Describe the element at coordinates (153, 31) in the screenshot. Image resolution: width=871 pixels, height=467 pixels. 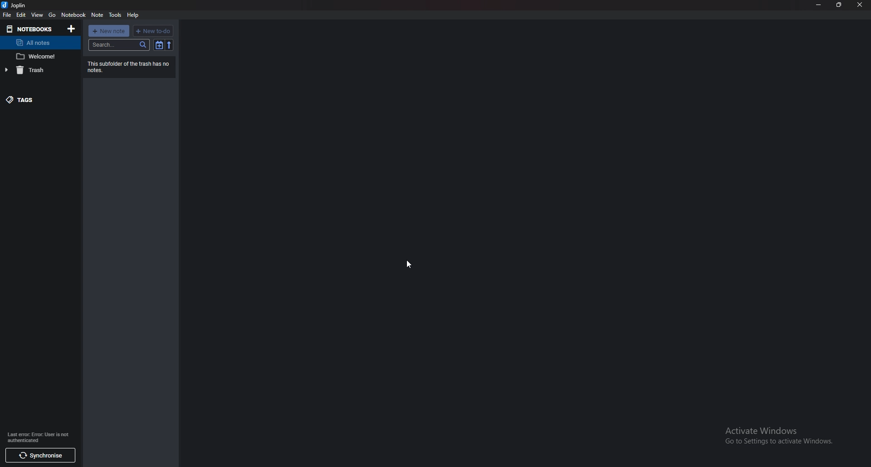
I see `new todo` at that location.